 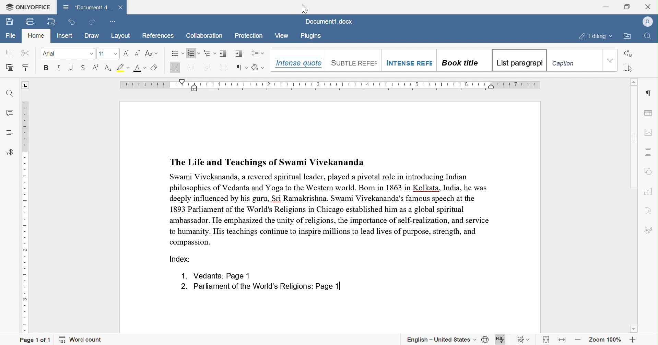 What do you see at coordinates (35, 340) in the screenshot?
I see `page 1 of 1` at bounding box center [35, 340].